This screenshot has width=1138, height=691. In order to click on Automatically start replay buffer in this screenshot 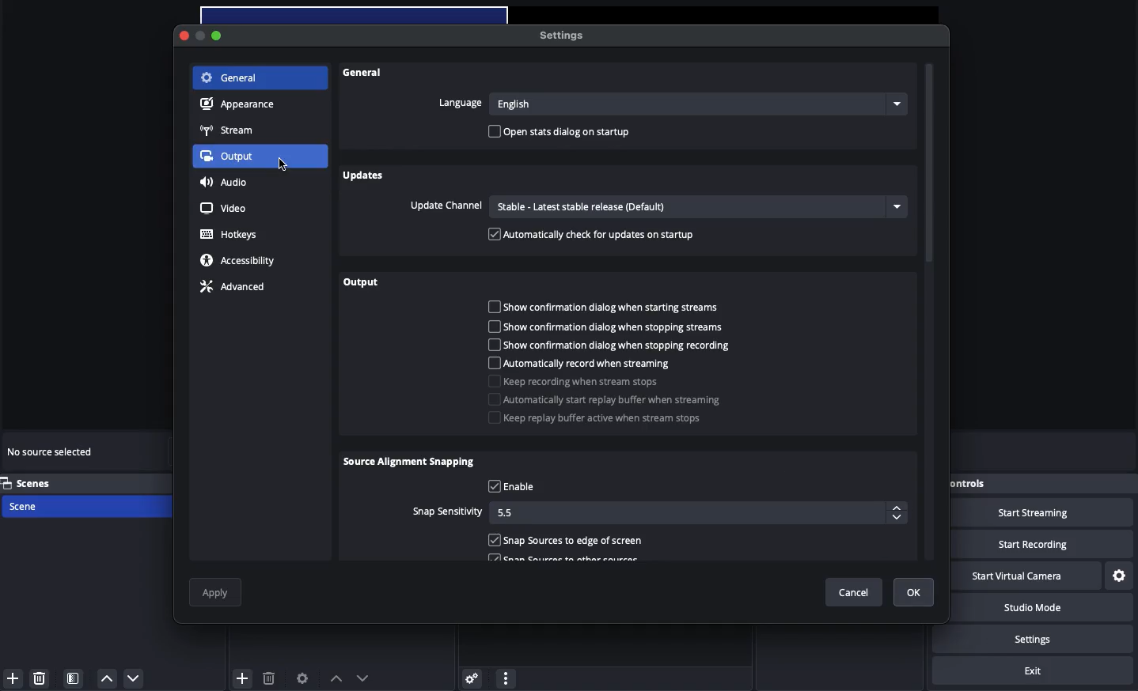, I will do `click(606, 402)`.